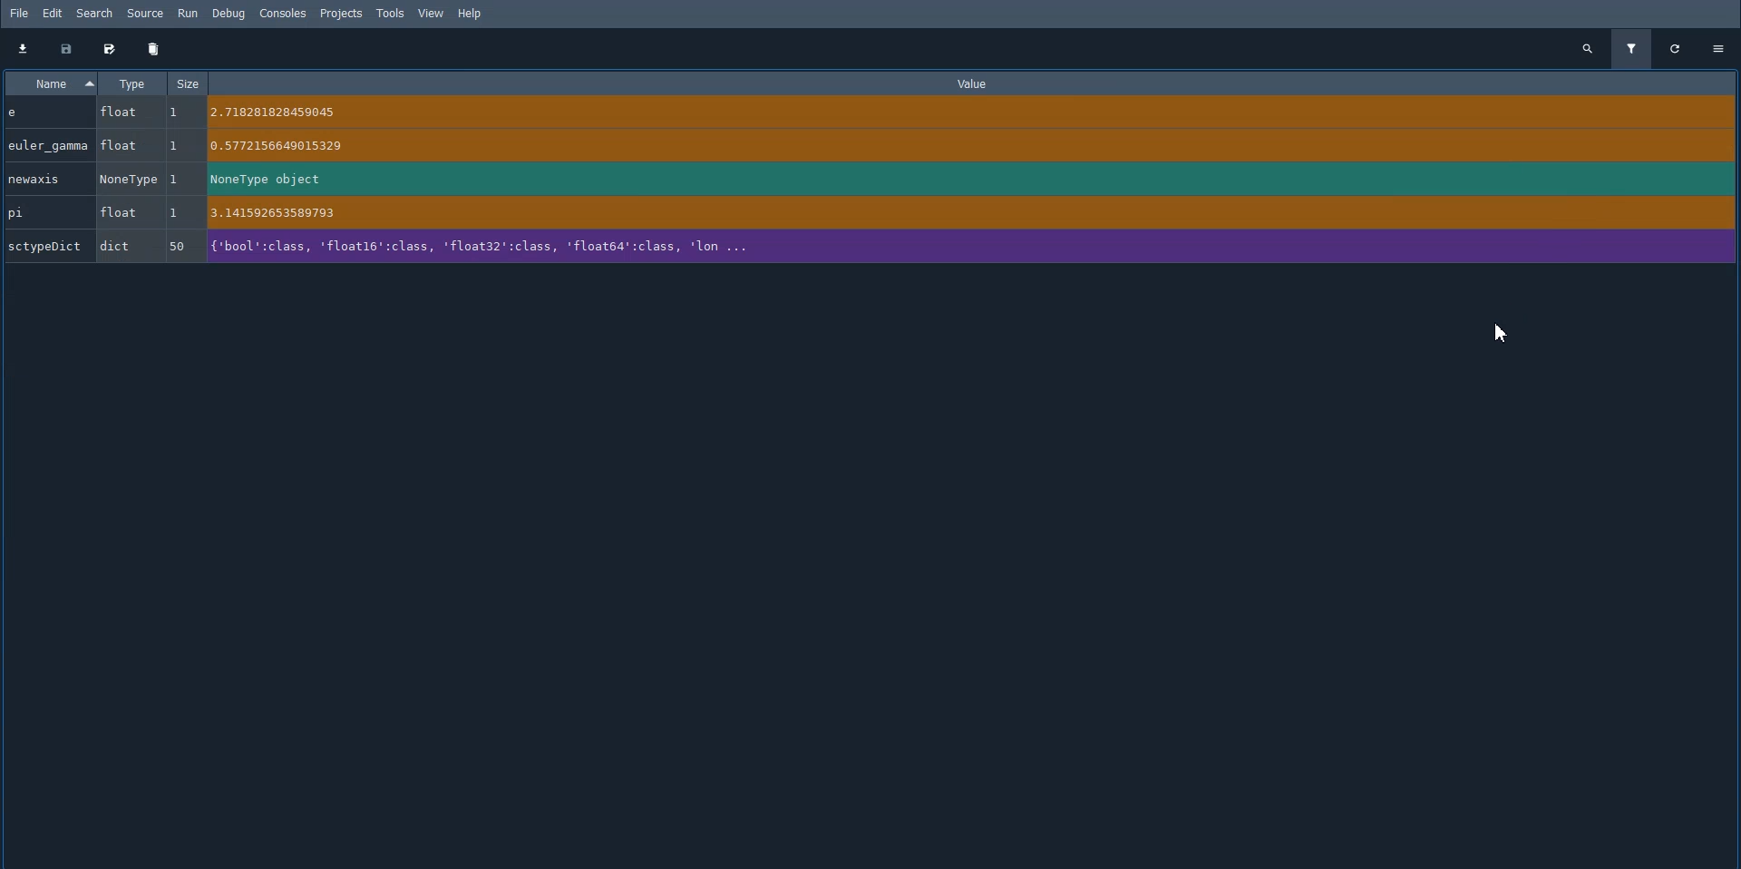 The height and width of the screenshot is (869, 1741). I want to click on e, so click(46, 113).